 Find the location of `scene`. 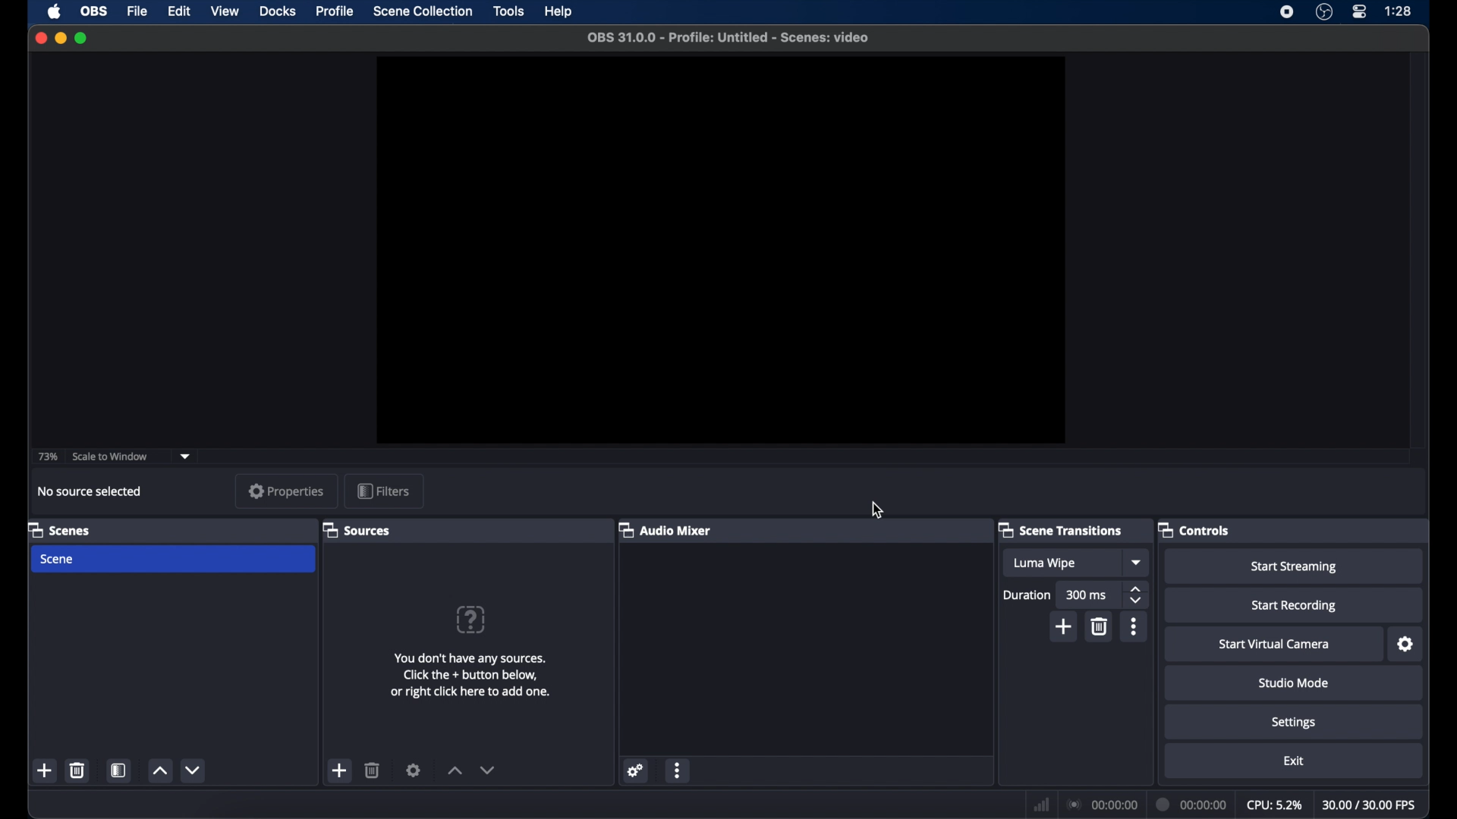

scene is located at coordinates (173, 560).